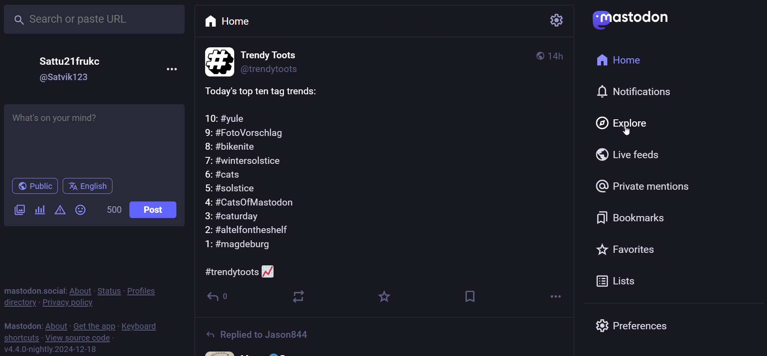 The width and height of the screenshot is (767, 356). I want to click on @Satvik123, so click(68, 78).